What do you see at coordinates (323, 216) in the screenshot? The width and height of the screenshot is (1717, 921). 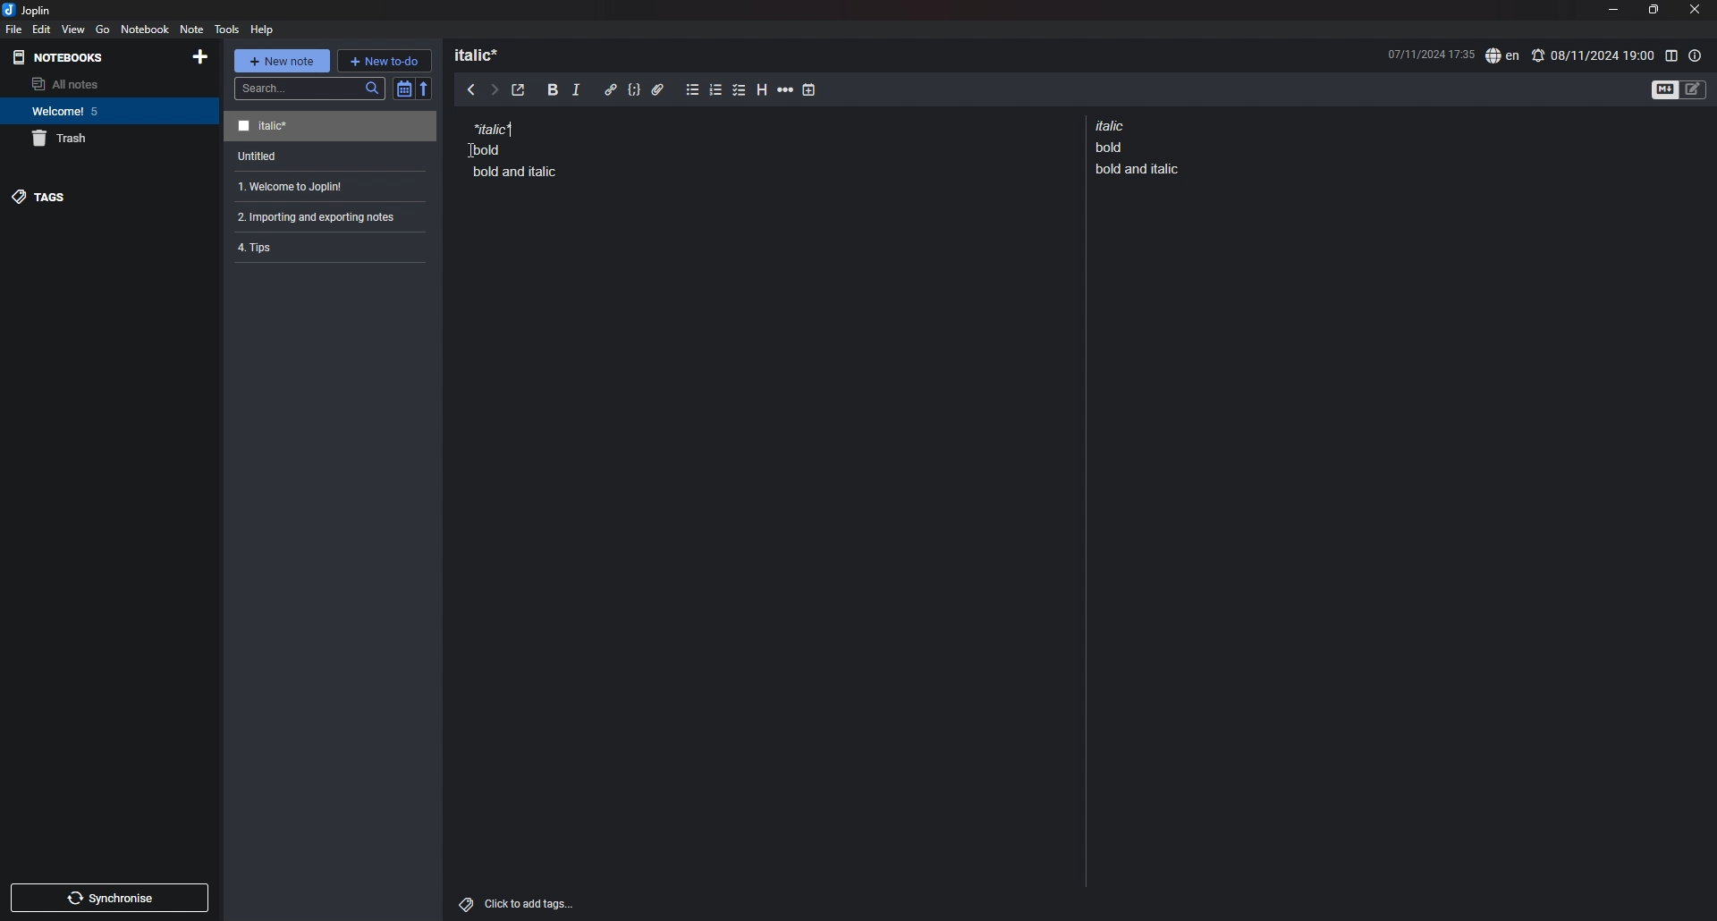 I see `note` at bounding box center [323, 216].